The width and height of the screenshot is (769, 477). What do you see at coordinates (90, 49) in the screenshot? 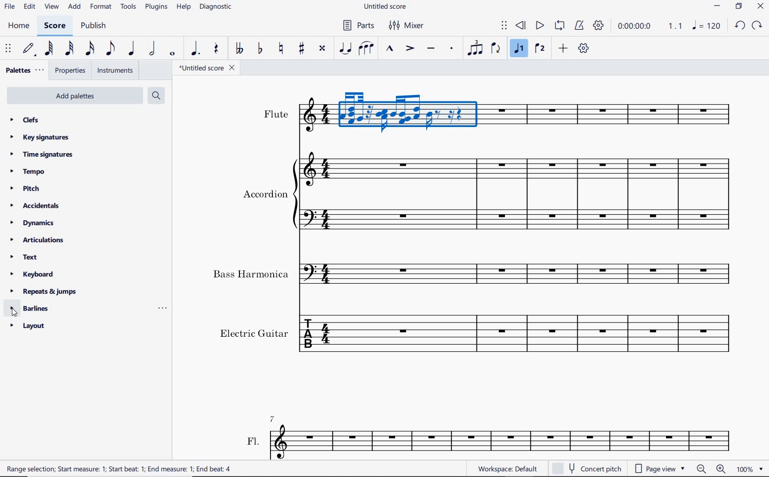
I see `16th note` at bounding box center [90, 49].